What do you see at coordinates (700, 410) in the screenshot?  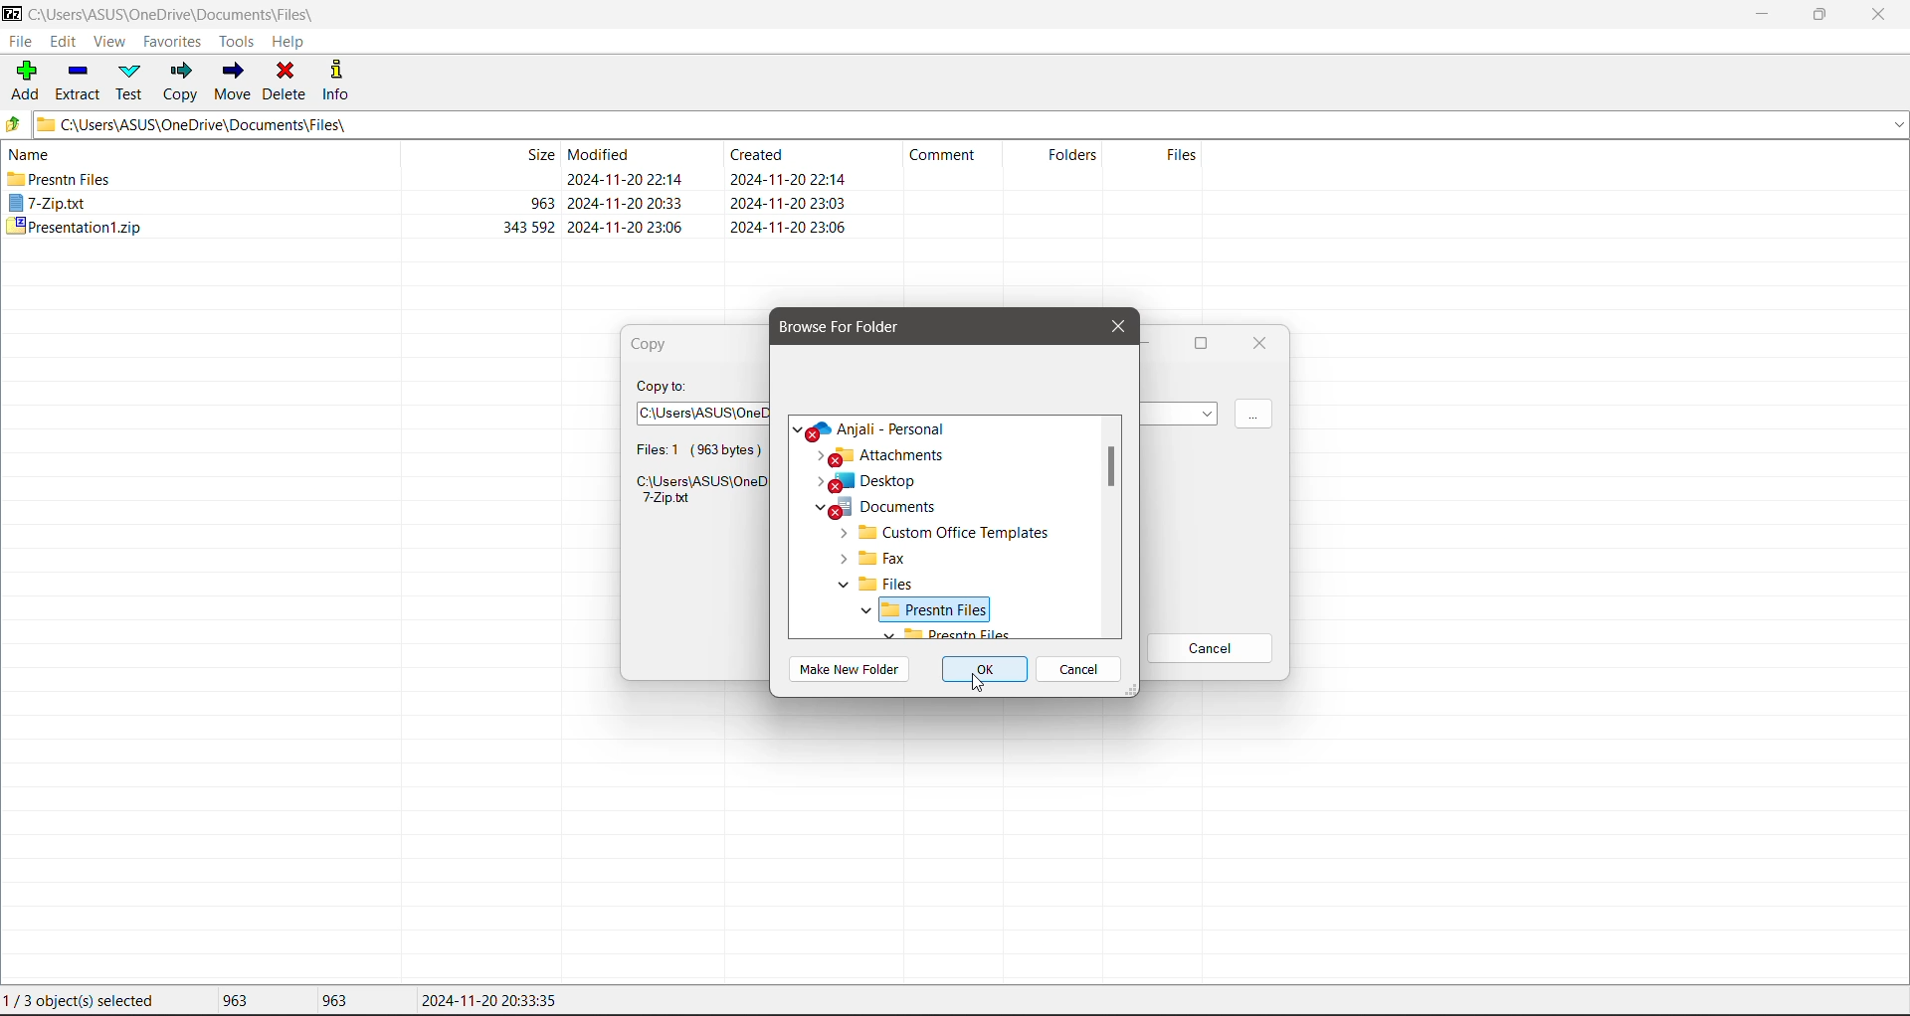 I see `Select a path to copy the selected file to` at bounding box center [700, 410].